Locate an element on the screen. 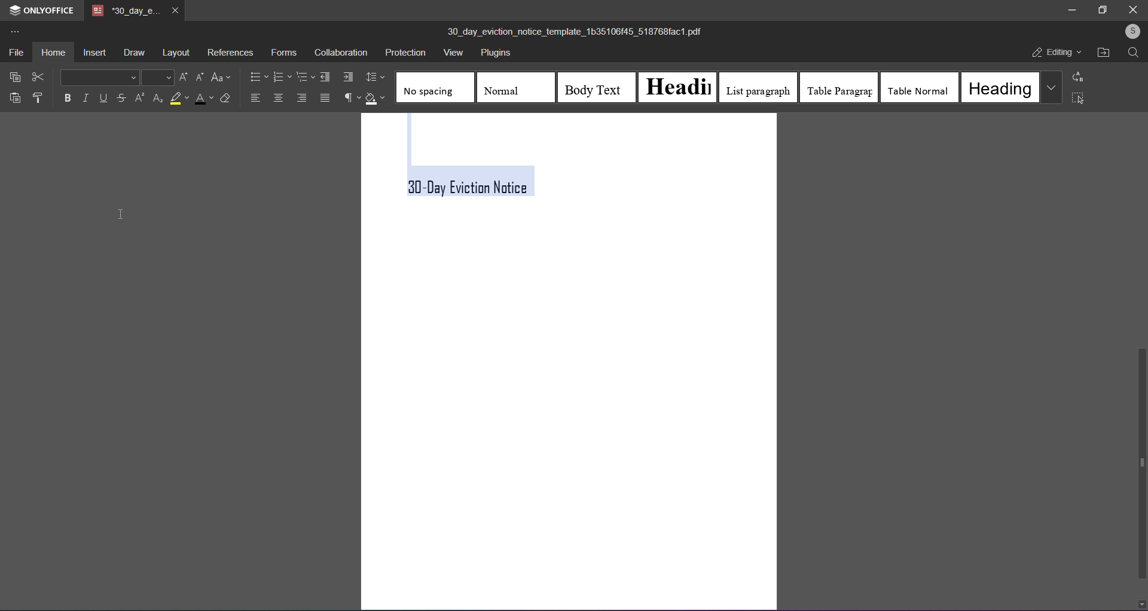 This screenshot has width=1148, height=611. layout is located at coordinates (175, 53).